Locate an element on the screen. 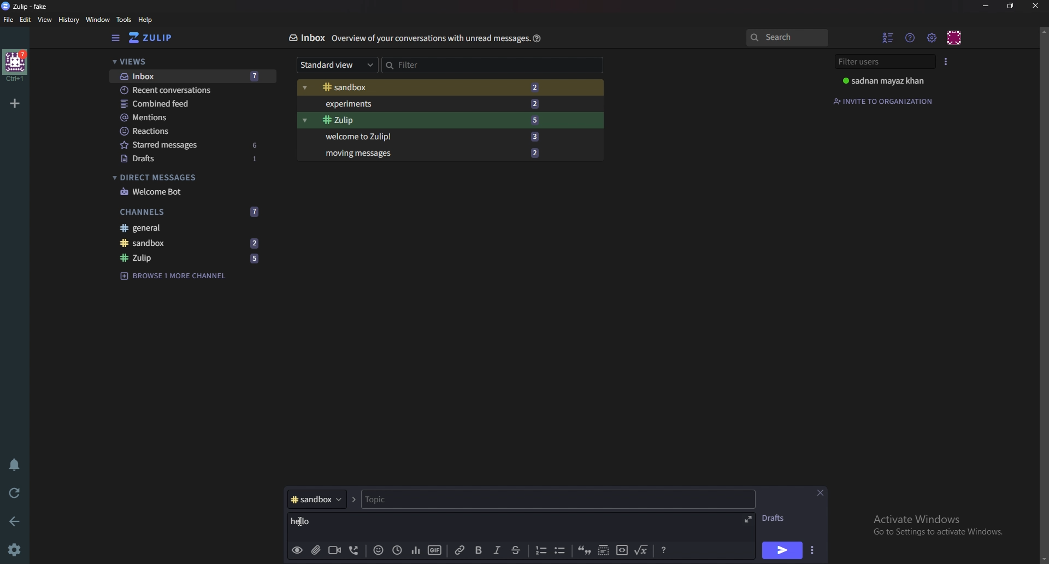 The width and height of the screenshot is (1049, 564). Welcome to Zulip 3 is located at coordinates (429, 136).